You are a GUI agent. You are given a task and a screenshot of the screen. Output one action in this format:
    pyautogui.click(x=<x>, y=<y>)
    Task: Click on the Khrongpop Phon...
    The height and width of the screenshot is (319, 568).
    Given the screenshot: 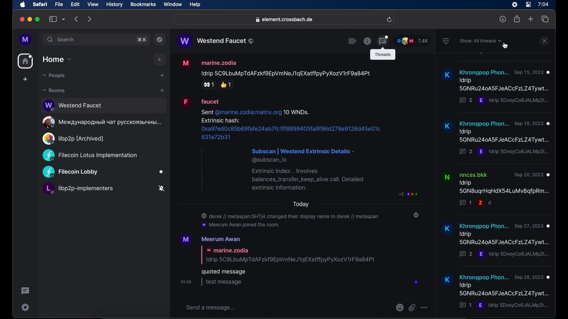 What is the action you would take?
    pyautogui.click(x=484, y=73)
    